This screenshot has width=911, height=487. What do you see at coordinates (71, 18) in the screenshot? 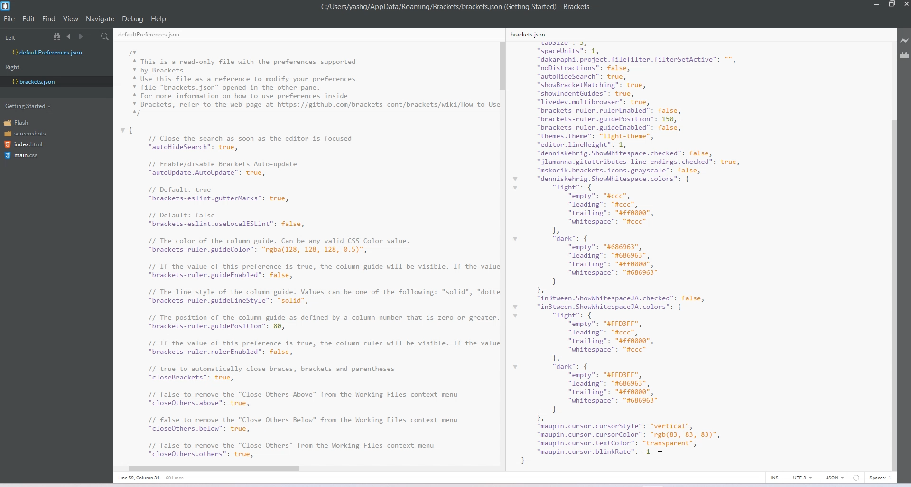
I see `View` at bounding box center [71, 18].